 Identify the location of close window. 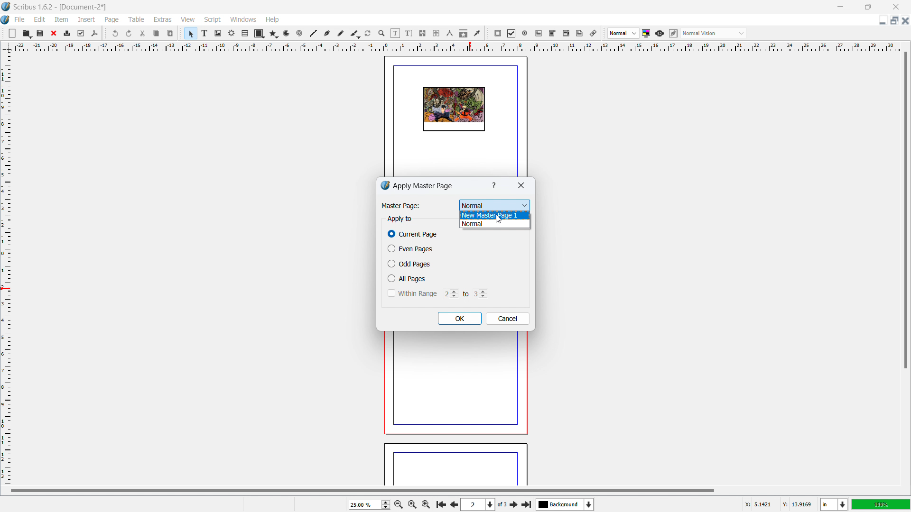
(895, 6).